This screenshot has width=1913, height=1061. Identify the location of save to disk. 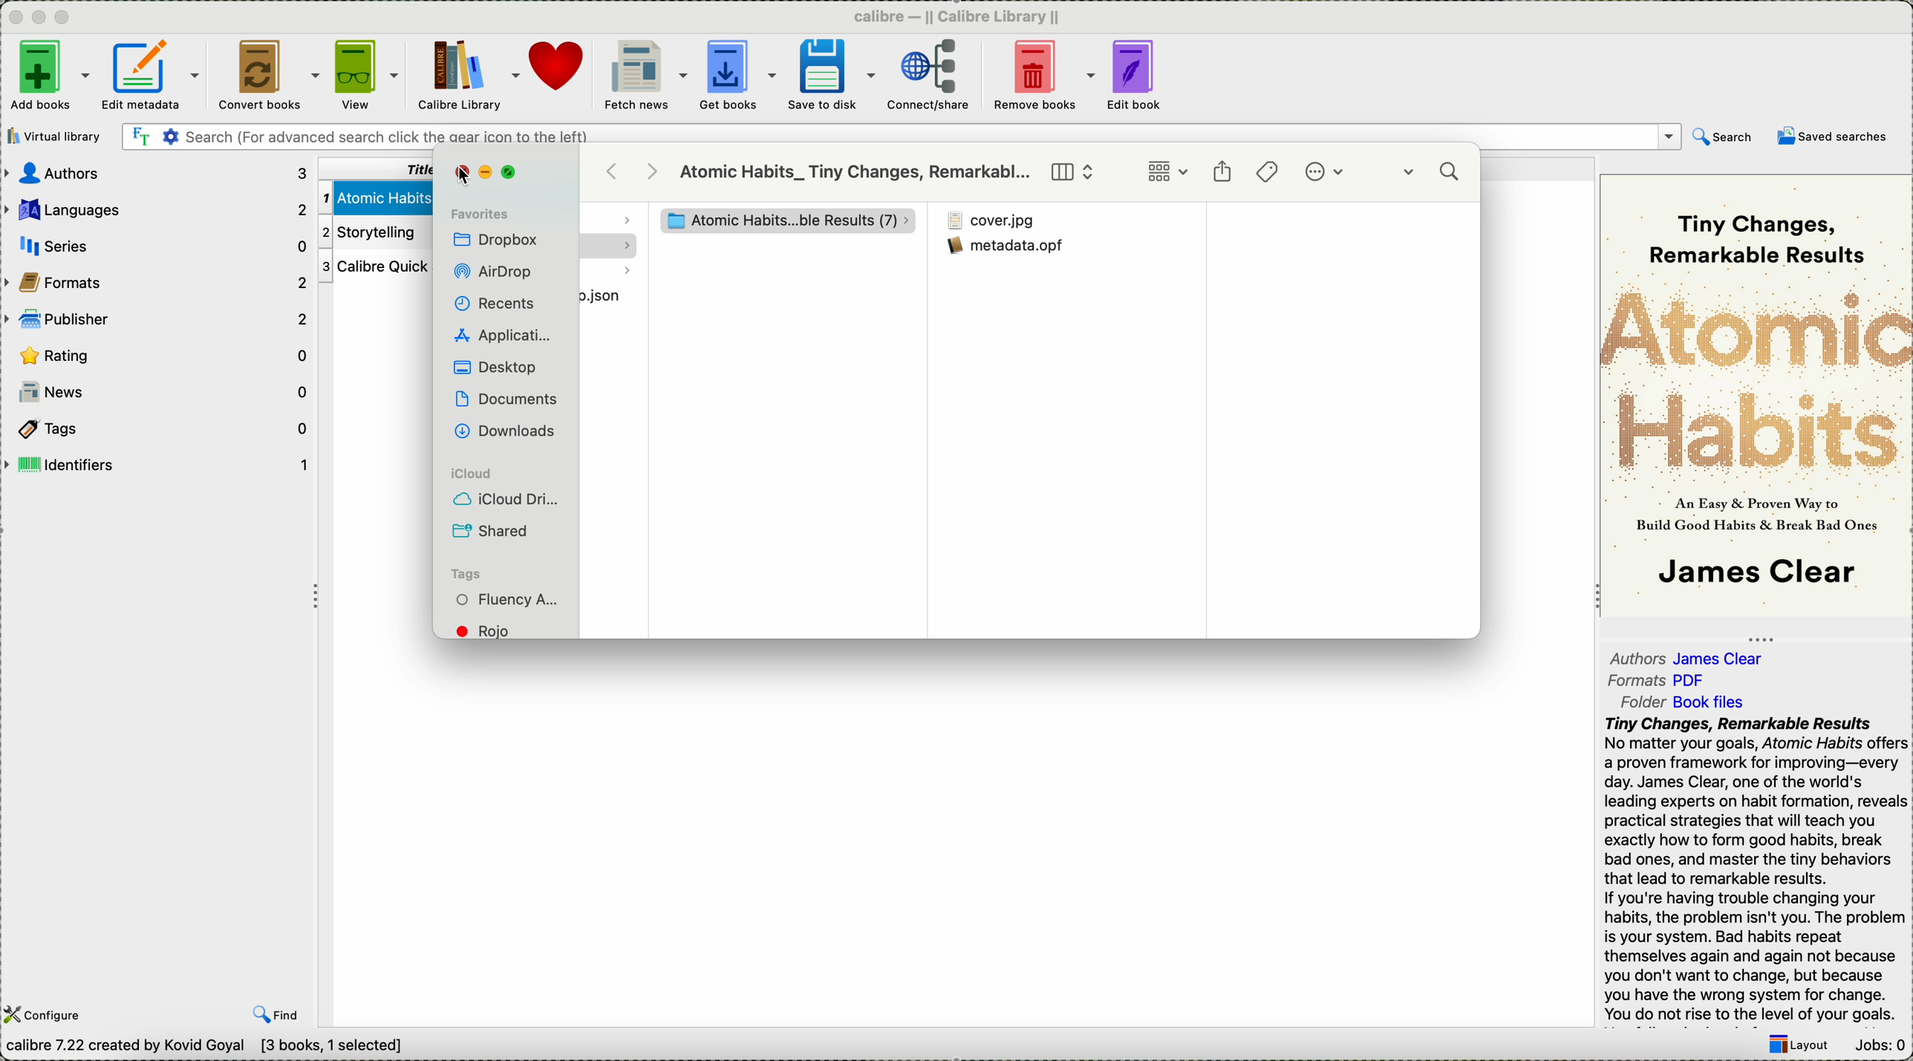
(831, 75).